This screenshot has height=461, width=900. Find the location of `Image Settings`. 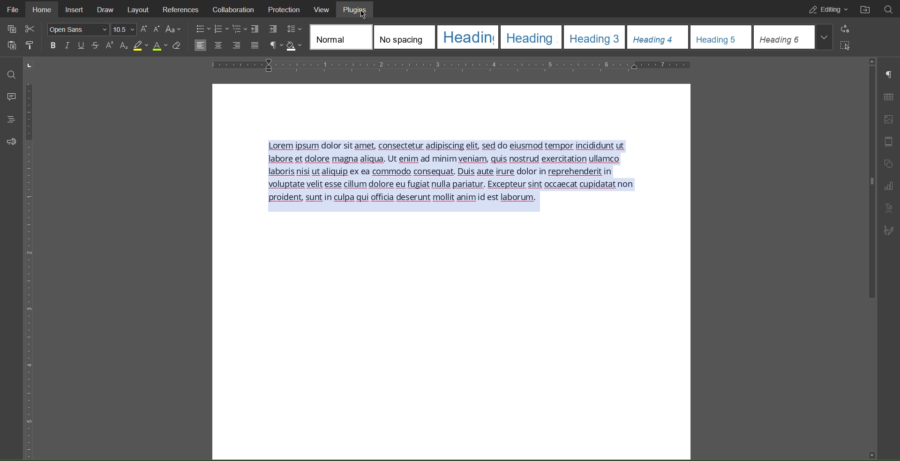

Image Settings is located at coordinates (888, 119).